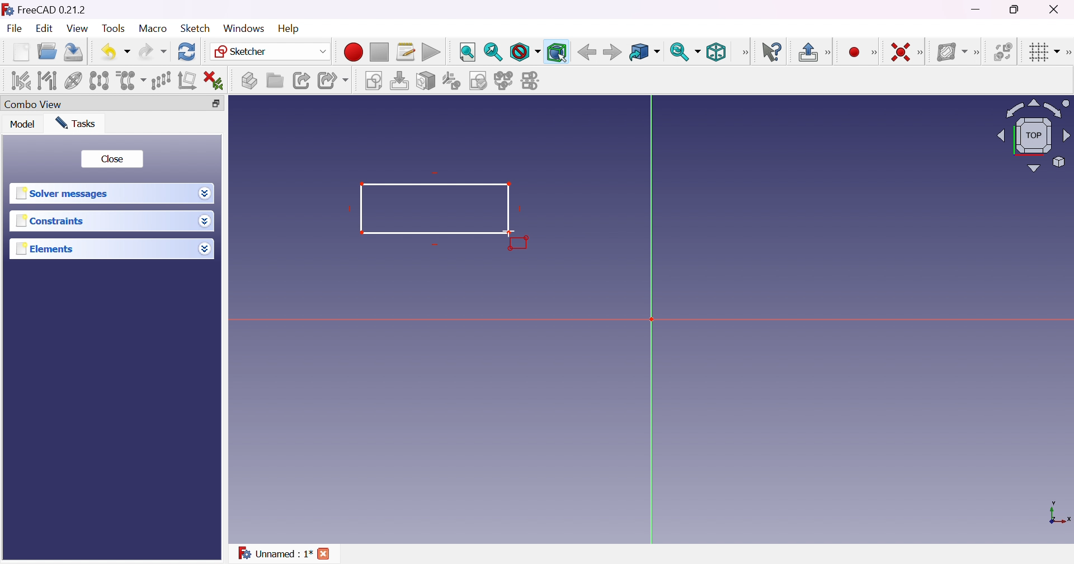  What do you see at coordinates (434, 206) in the screenshot?
I see `2d rectangle` at bounding box center [434, 206].